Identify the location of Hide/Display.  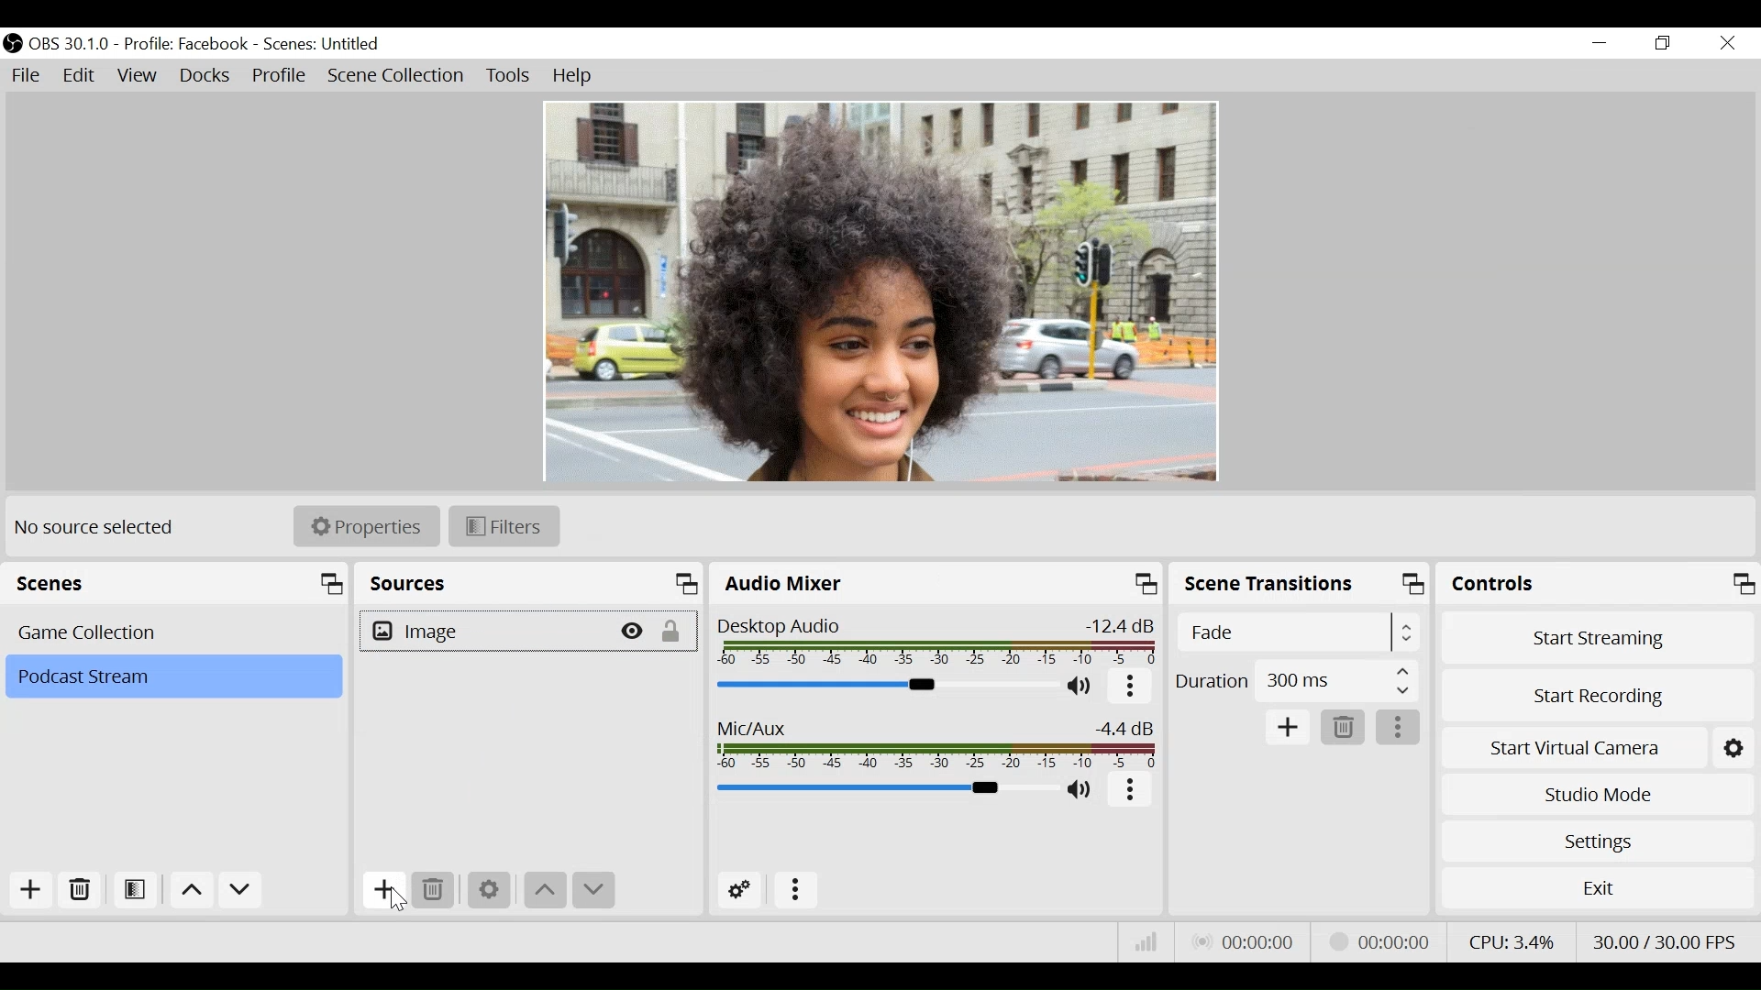
(634, 630).